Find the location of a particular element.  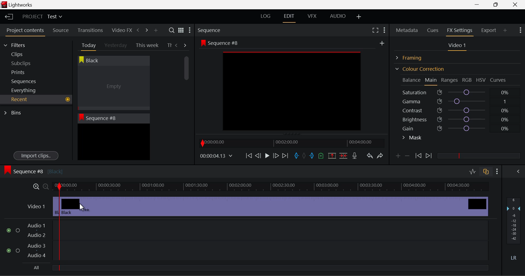

Remove marked section is located at coordinates (332, 155).